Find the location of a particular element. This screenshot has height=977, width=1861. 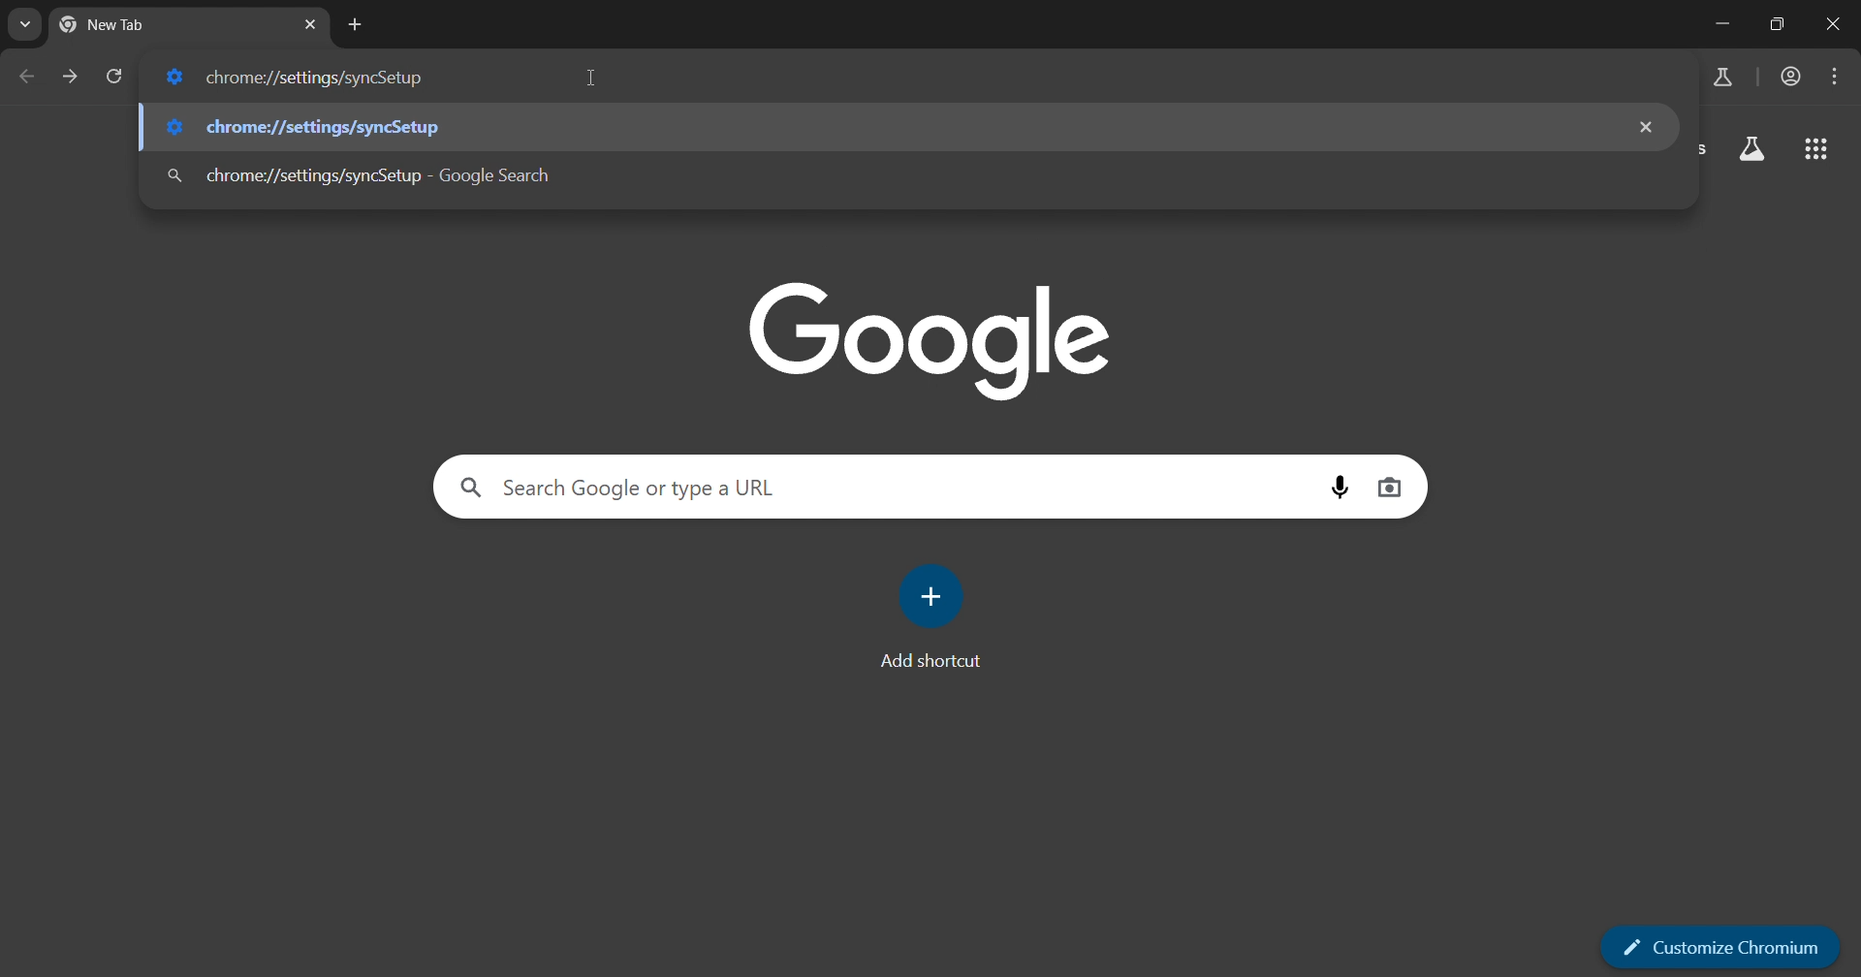

search labs is located at coordinates (1719, 76).